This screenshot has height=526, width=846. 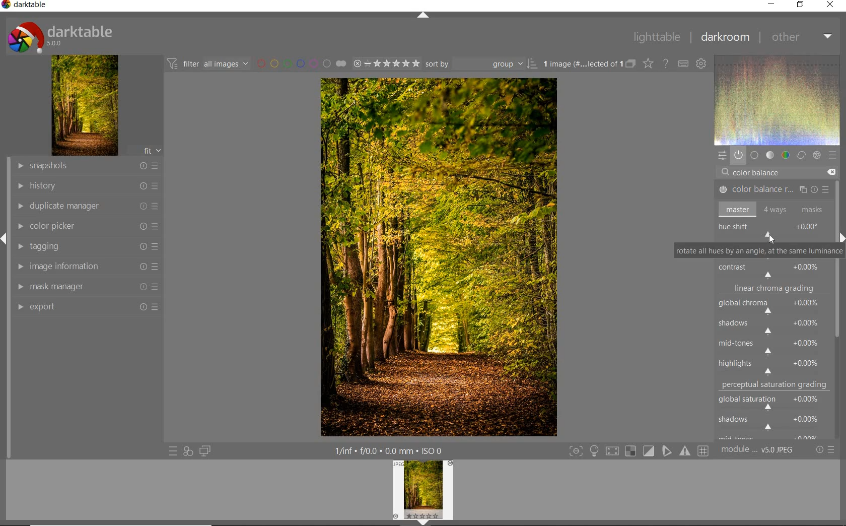 What do you see at coordinates (173, 450) in the screenshot?
I see `quick access to preset` at bounding box center [173, 450].